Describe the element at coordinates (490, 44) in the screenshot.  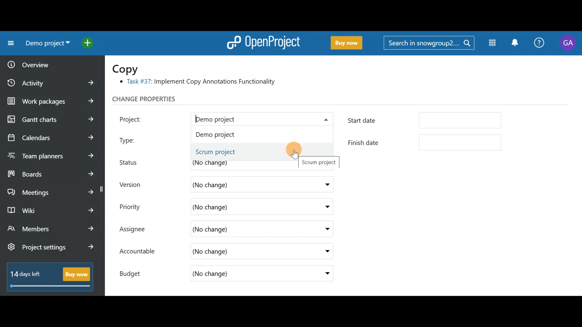
I see `Modules` at that location.